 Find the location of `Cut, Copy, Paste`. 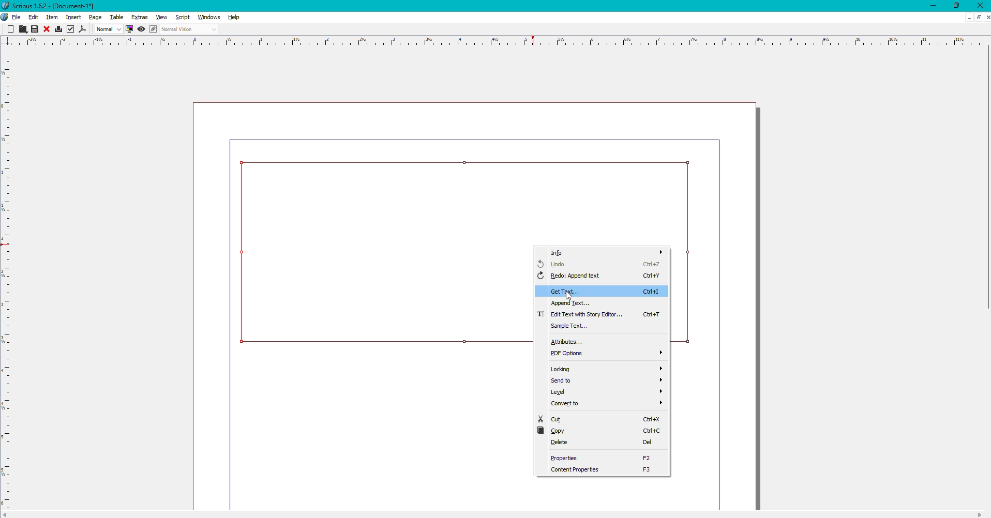

Cut, Copy, Paste is located at coordinates (23, 29).